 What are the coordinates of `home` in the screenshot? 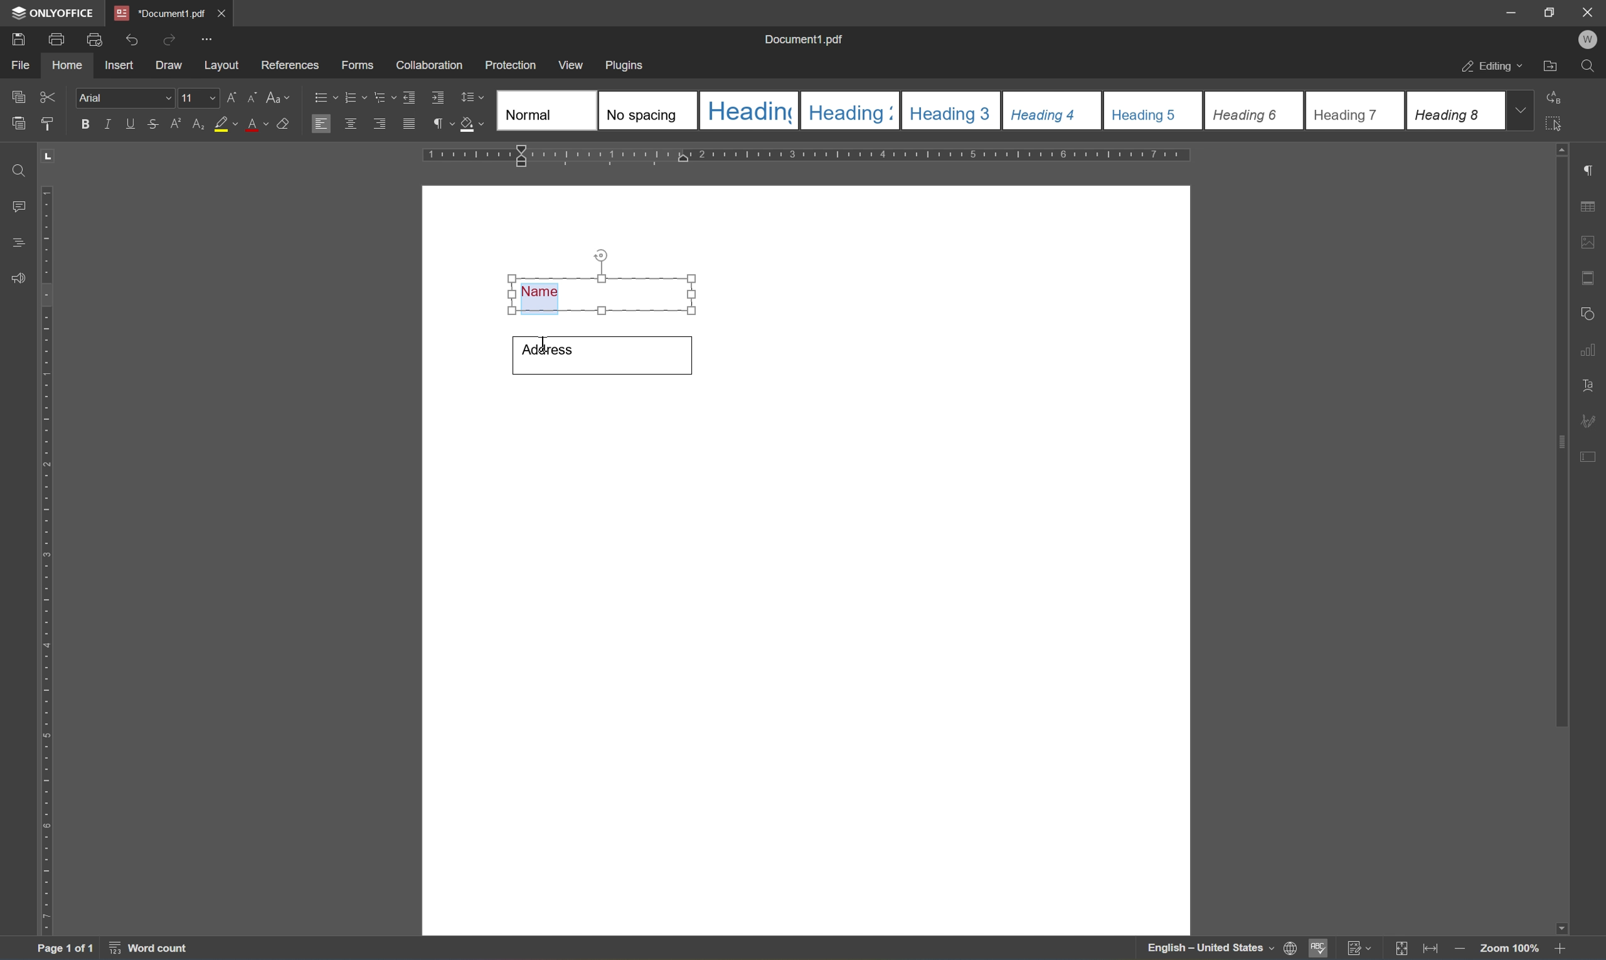 It's located at (71, 68).